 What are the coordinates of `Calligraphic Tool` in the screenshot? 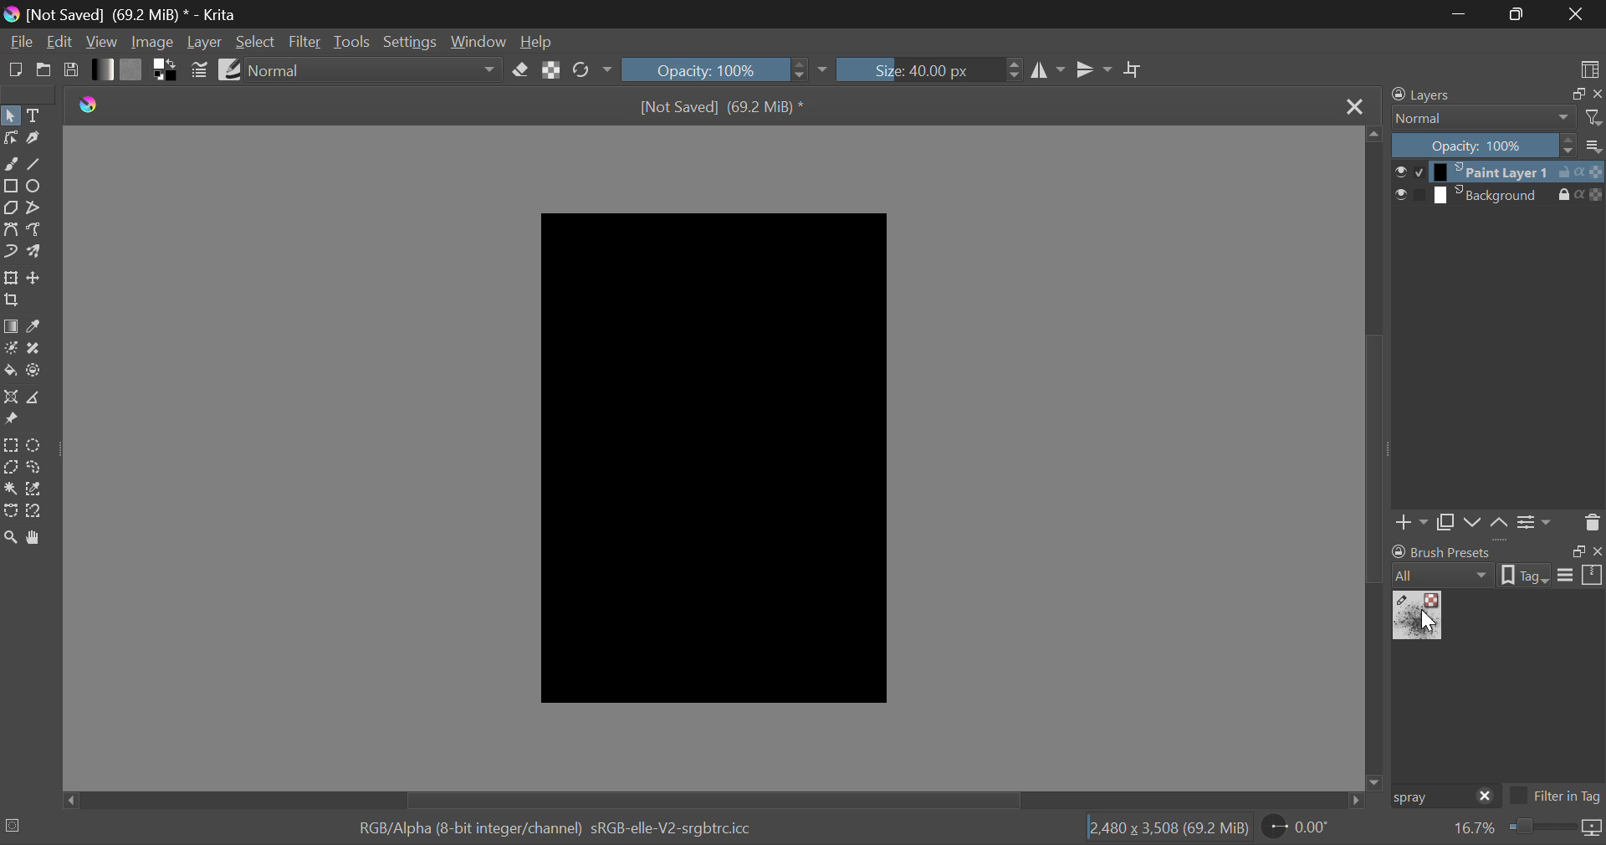 It's located at (36, 138).